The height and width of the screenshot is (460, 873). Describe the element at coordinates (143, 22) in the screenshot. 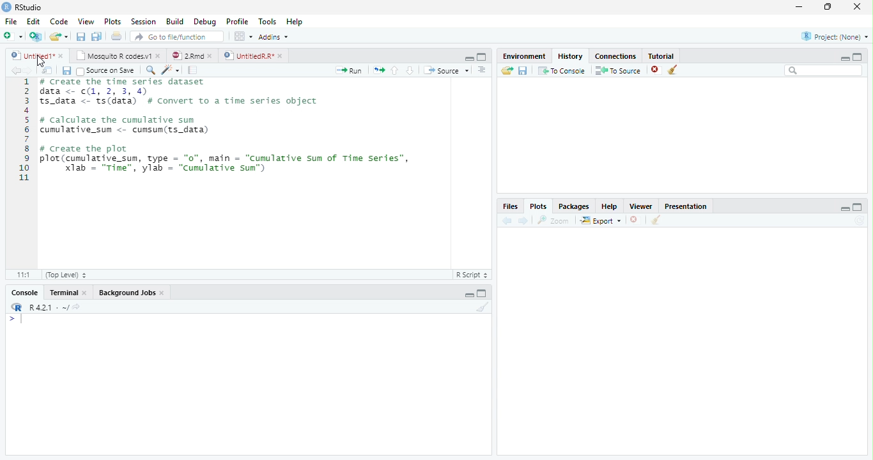

I see `Session` at that location.